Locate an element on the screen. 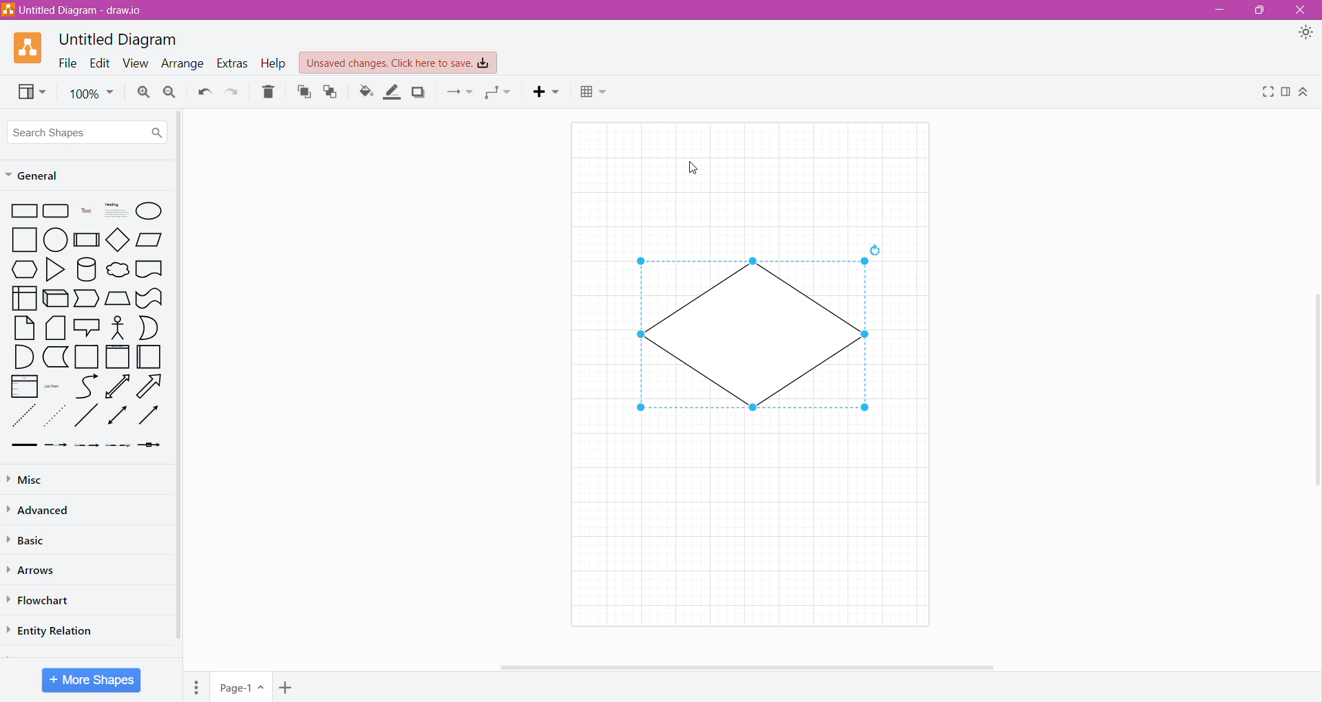 The image size is (1322, 702). Misc is located at coordinates (28, 480).